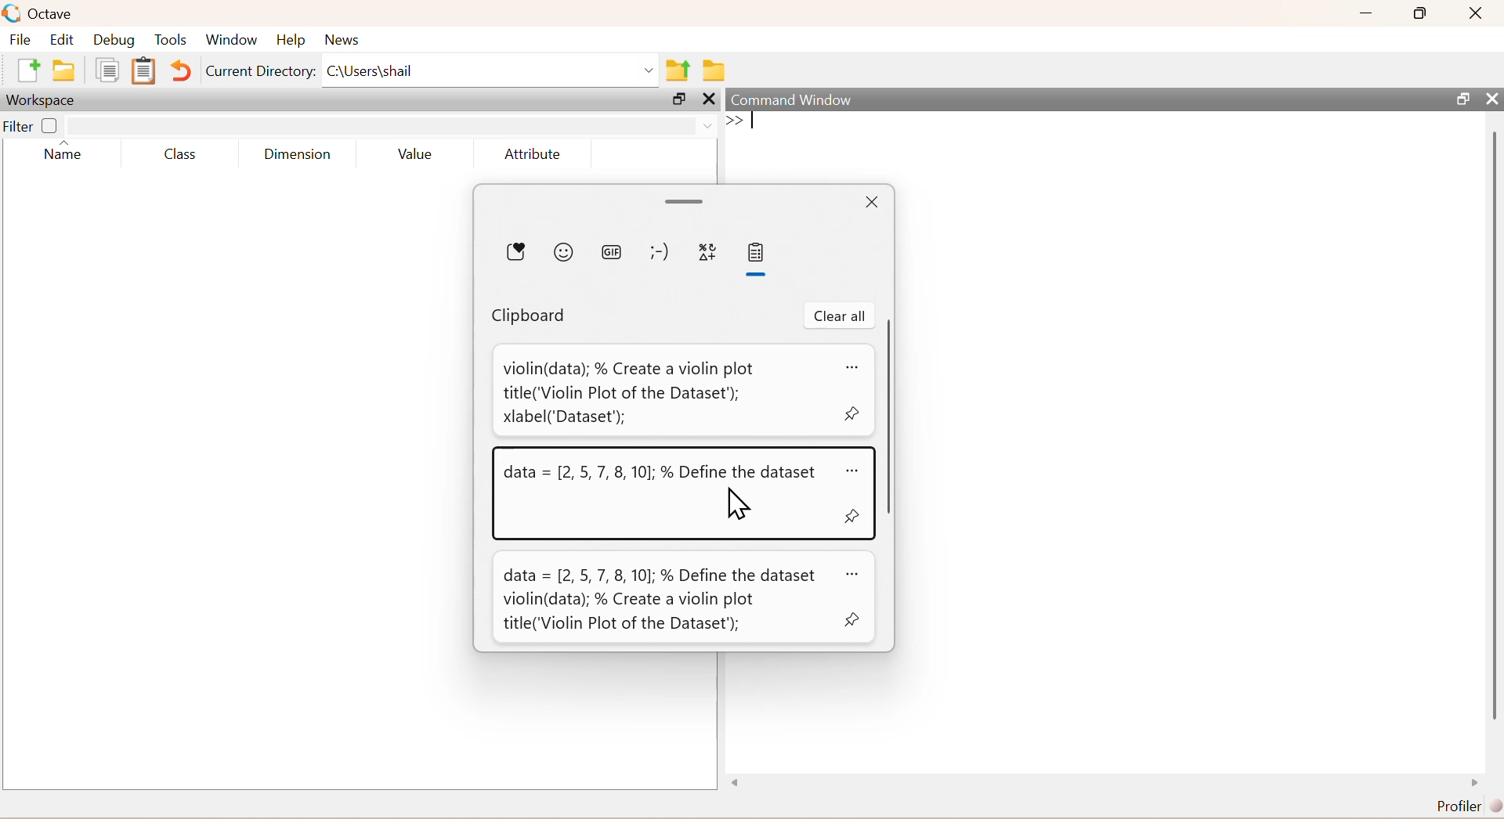 The height and width of the screenshot is (819, 1504). Describe the element at coordinates (711, 99) in the screenshot. I see `close` at that location.